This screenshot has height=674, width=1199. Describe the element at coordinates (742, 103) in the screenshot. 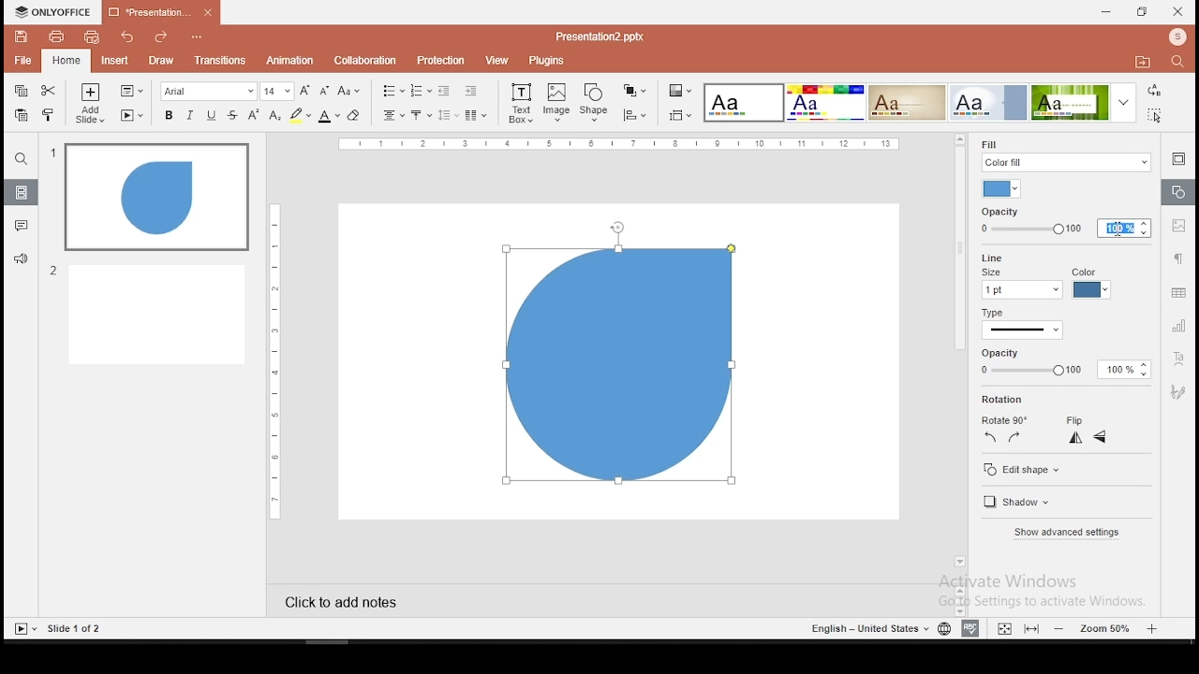

I see `theme` at that location.